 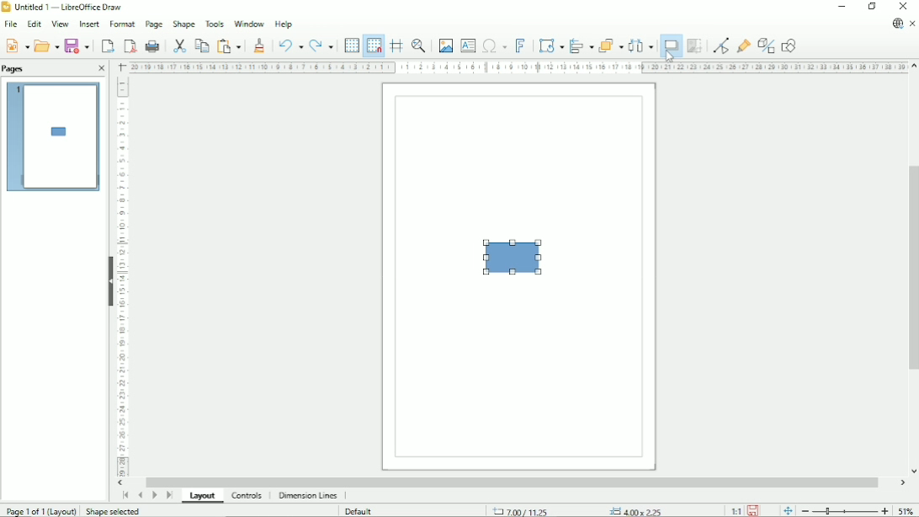 What do you see at coordinates (789, 45) in the screenshot?
I see `Show draw functions` at bounding box center [789, 45].